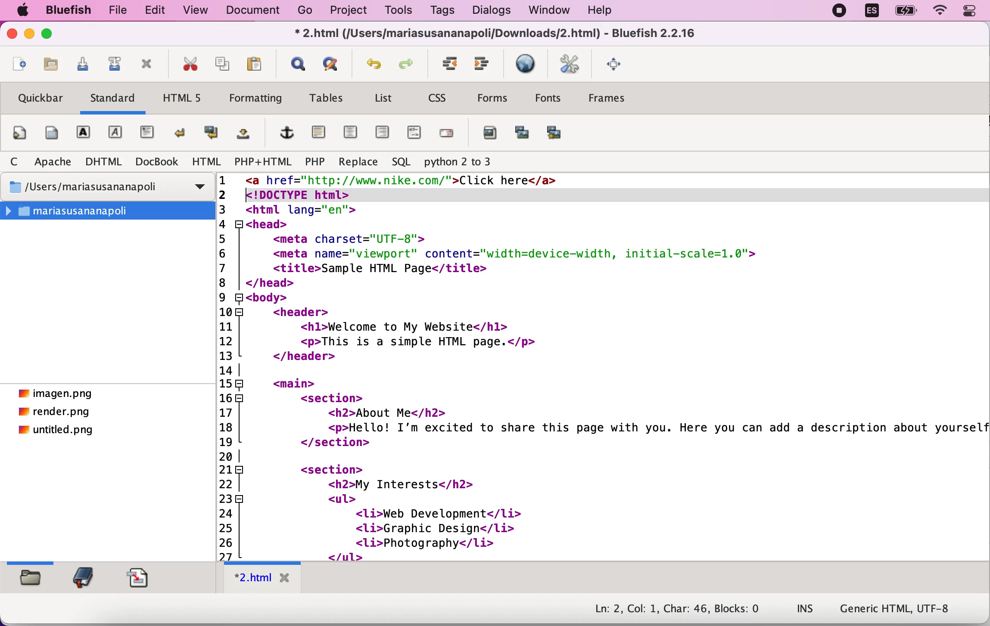 The height and width of the screenshot is (626, 990). Describe the element at coordinates (498, 35) in the screenshot. I see `* 2.html (/Users/mariasusananapoli/Downloads/2.html) - Bluefish 2.2.16` at that location.